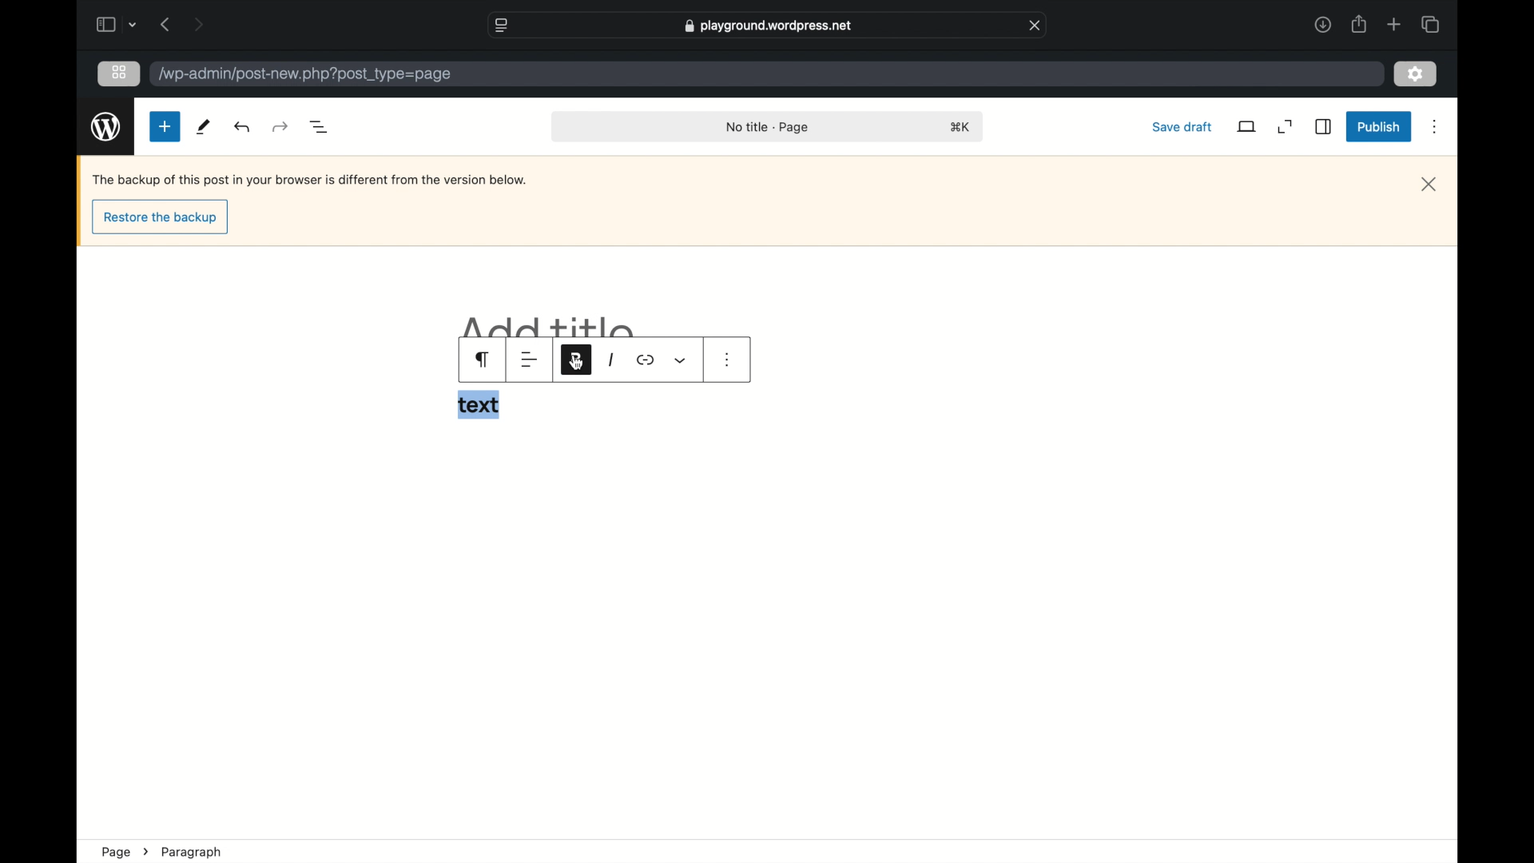 The image size is (1534, 863). I want to click on dropdown, so click(133, 25).